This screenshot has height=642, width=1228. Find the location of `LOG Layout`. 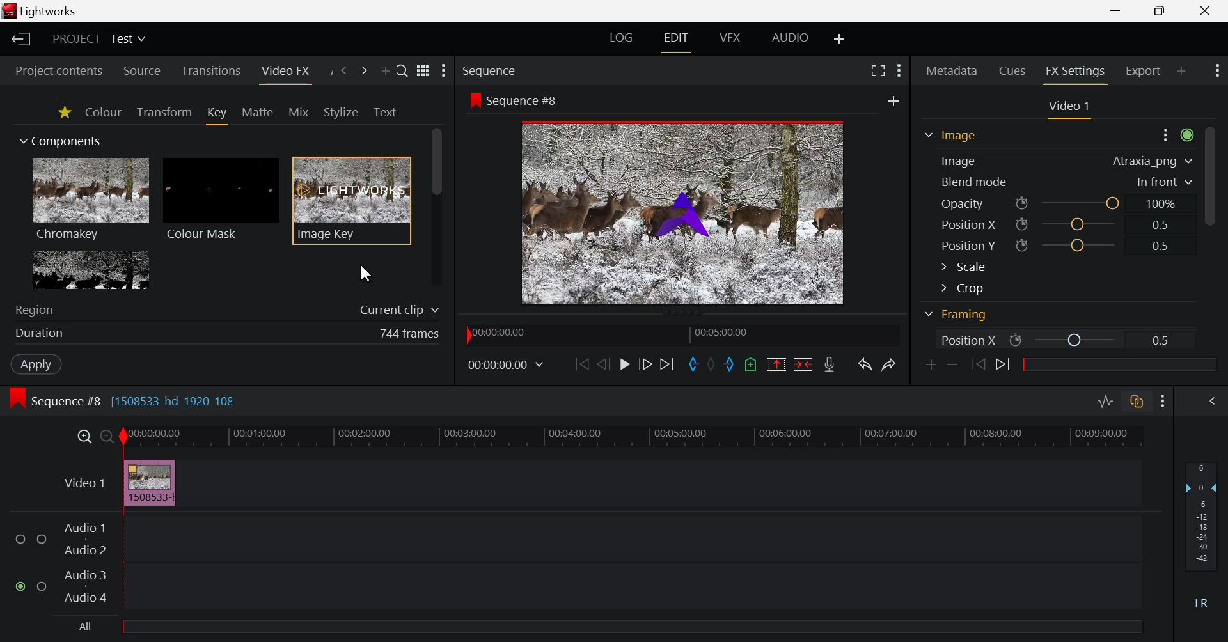

LOG Layout is located at coordinates (624, 38).